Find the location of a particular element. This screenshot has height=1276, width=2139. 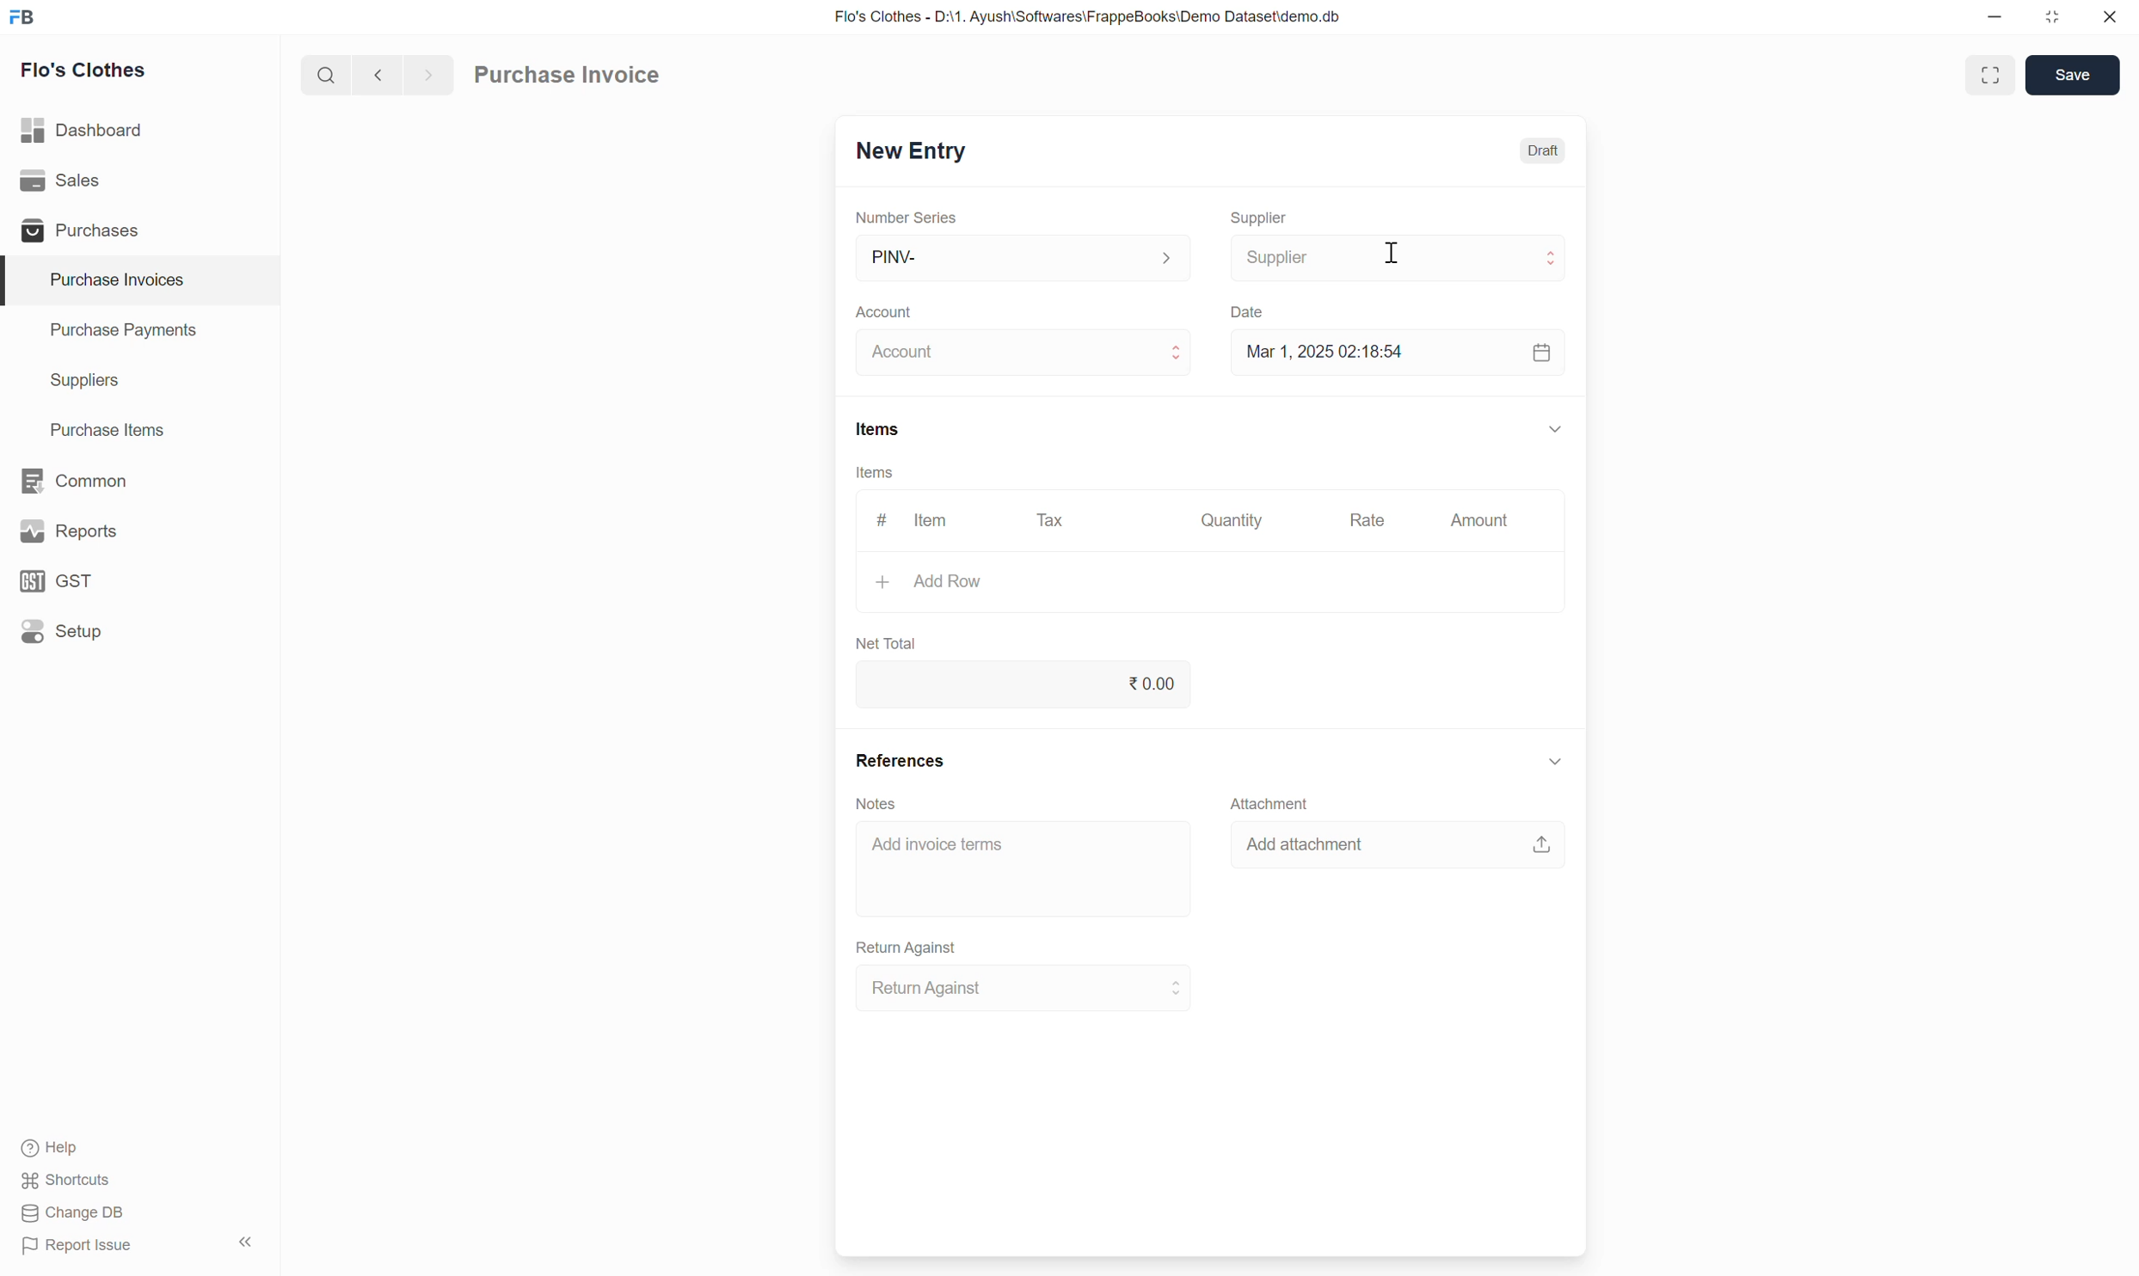

Sales is located at coordinates (139, 181).